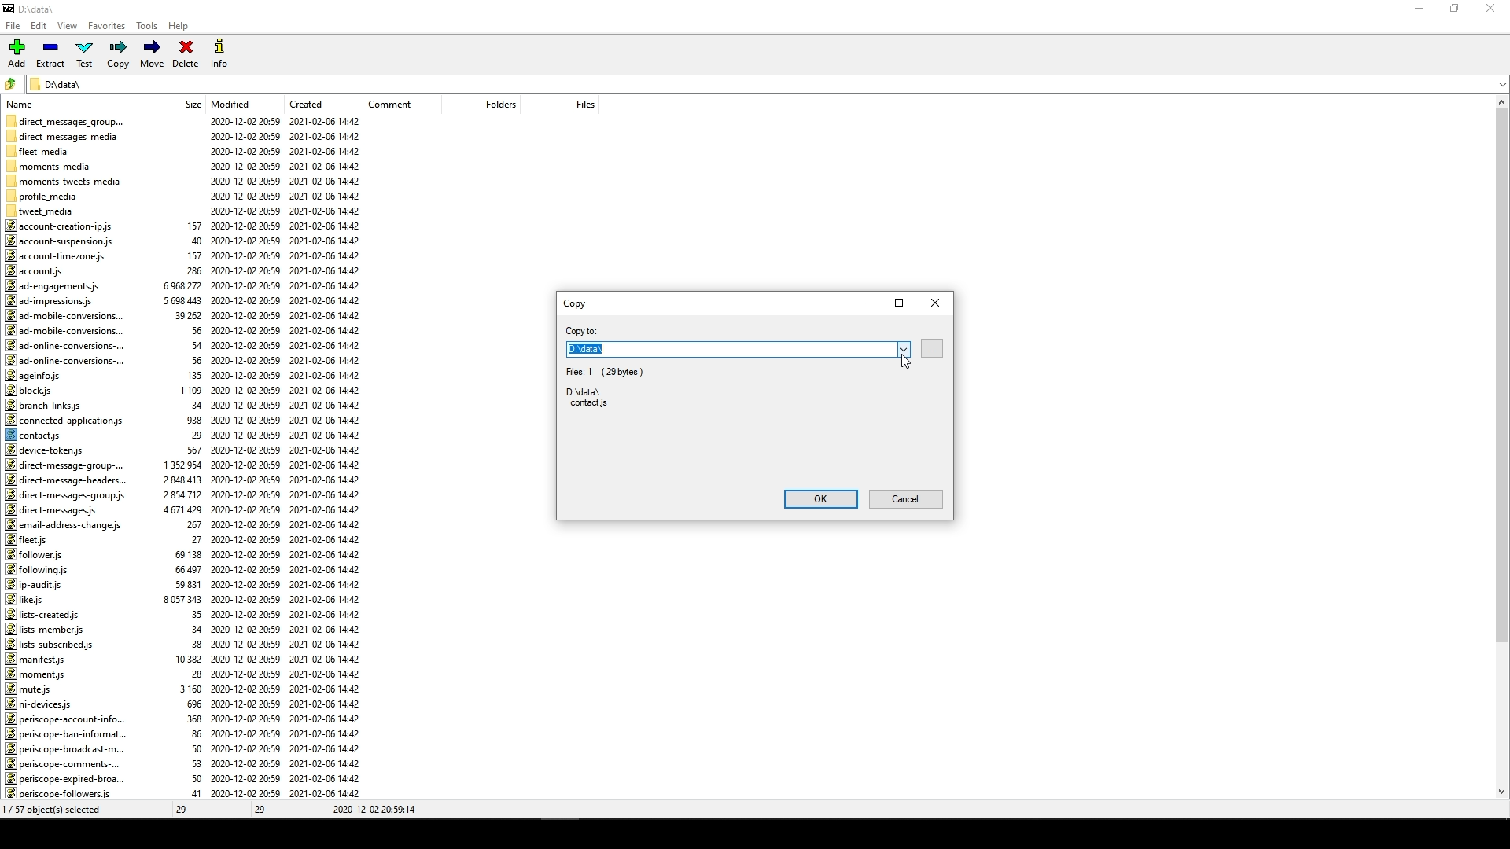 The height and width of the screenshot is (849, 1510). What do you see at coordinates (328, 458) in the screenshot?
I see `created date and time` at bounding box center [328, 458].